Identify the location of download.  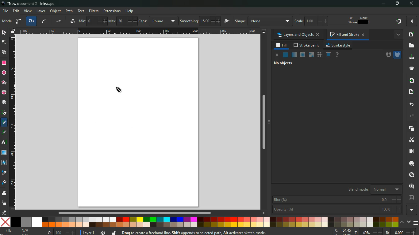
(410, 58).